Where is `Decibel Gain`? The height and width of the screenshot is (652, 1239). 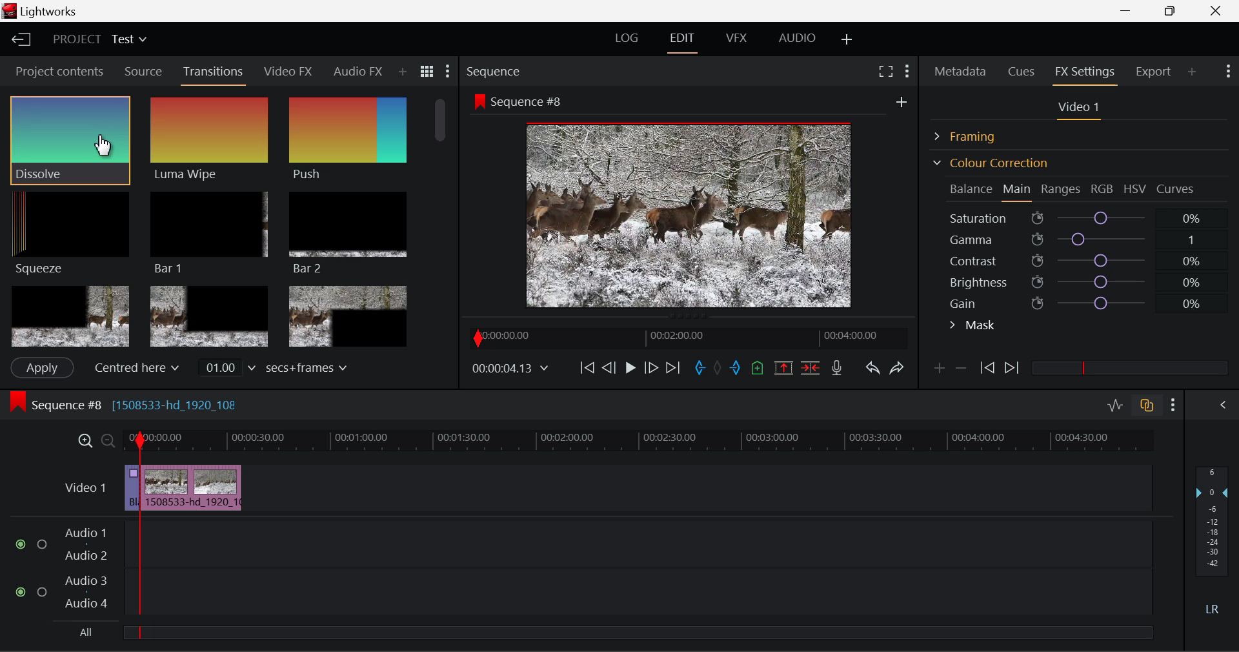 Decibel Gain is located at coordinates (1211, 544).